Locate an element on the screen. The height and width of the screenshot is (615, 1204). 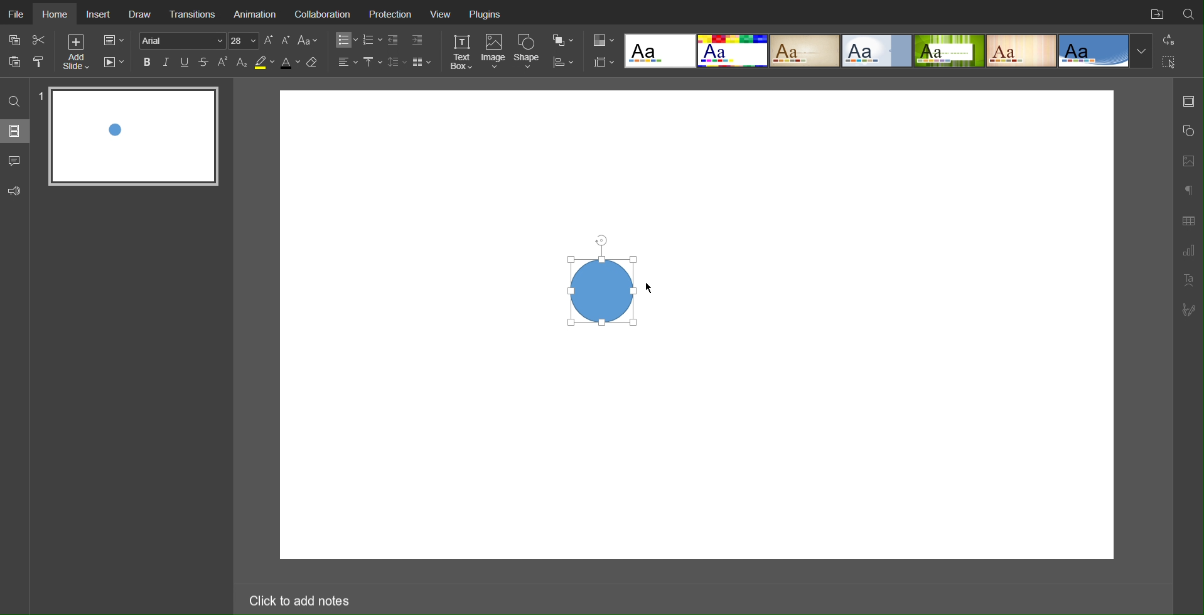
Insert is located at coordinates (97, 13).